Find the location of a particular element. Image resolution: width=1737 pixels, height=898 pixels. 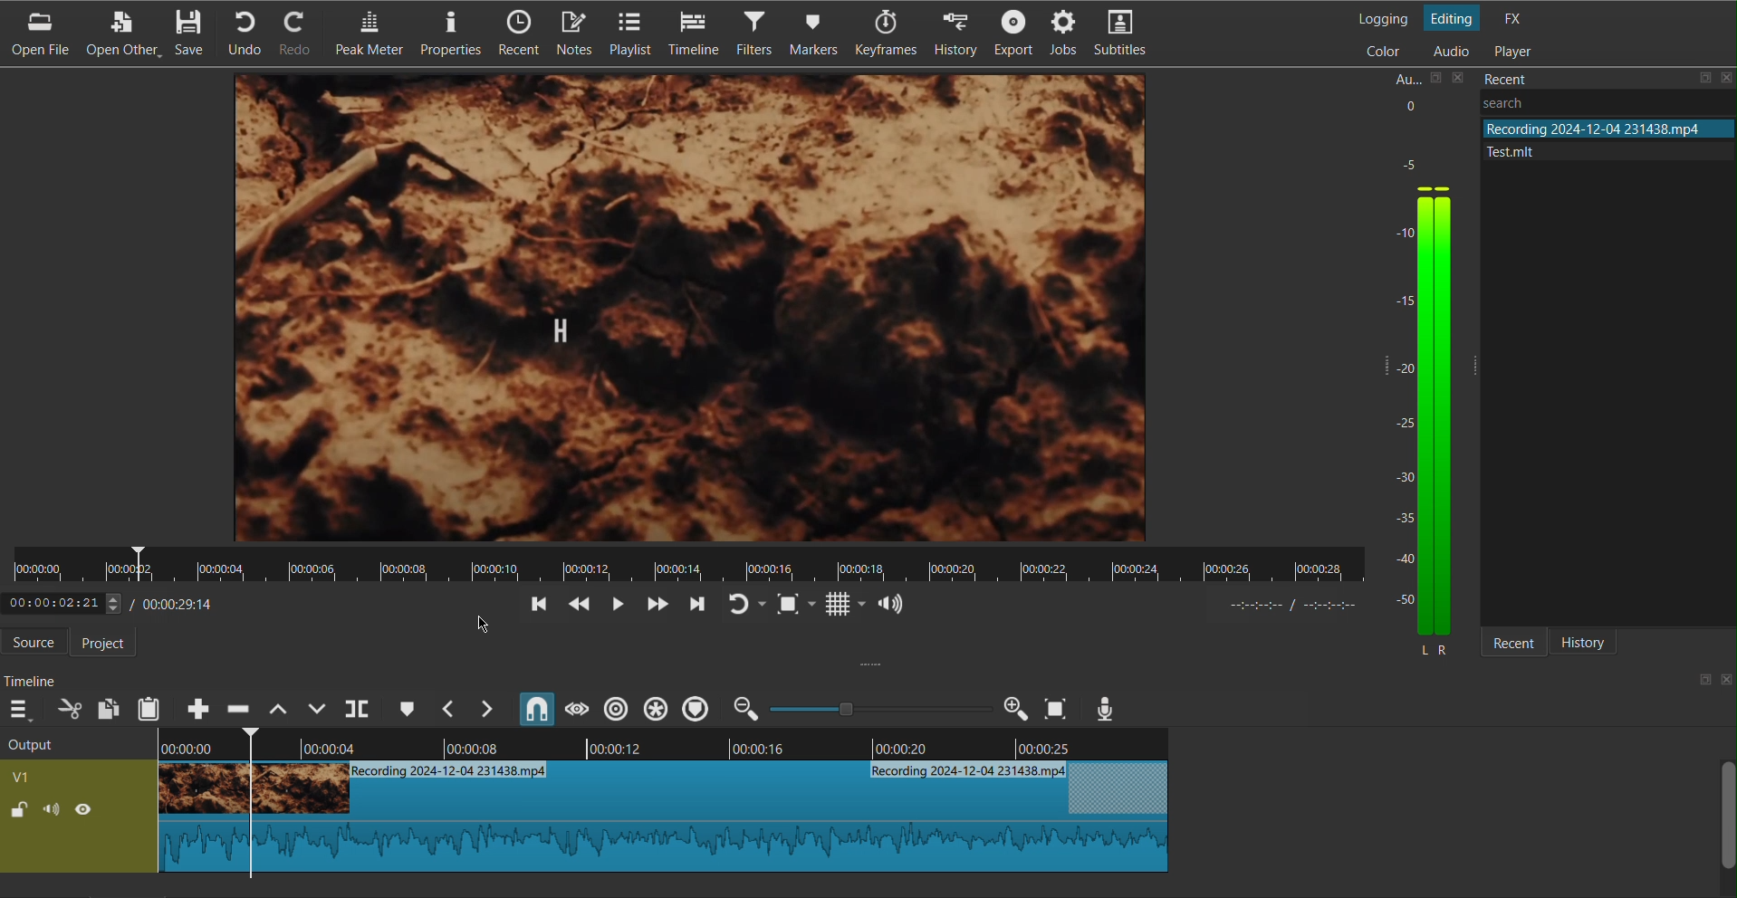

Fit to Screen is located at coordinates (793, 605).